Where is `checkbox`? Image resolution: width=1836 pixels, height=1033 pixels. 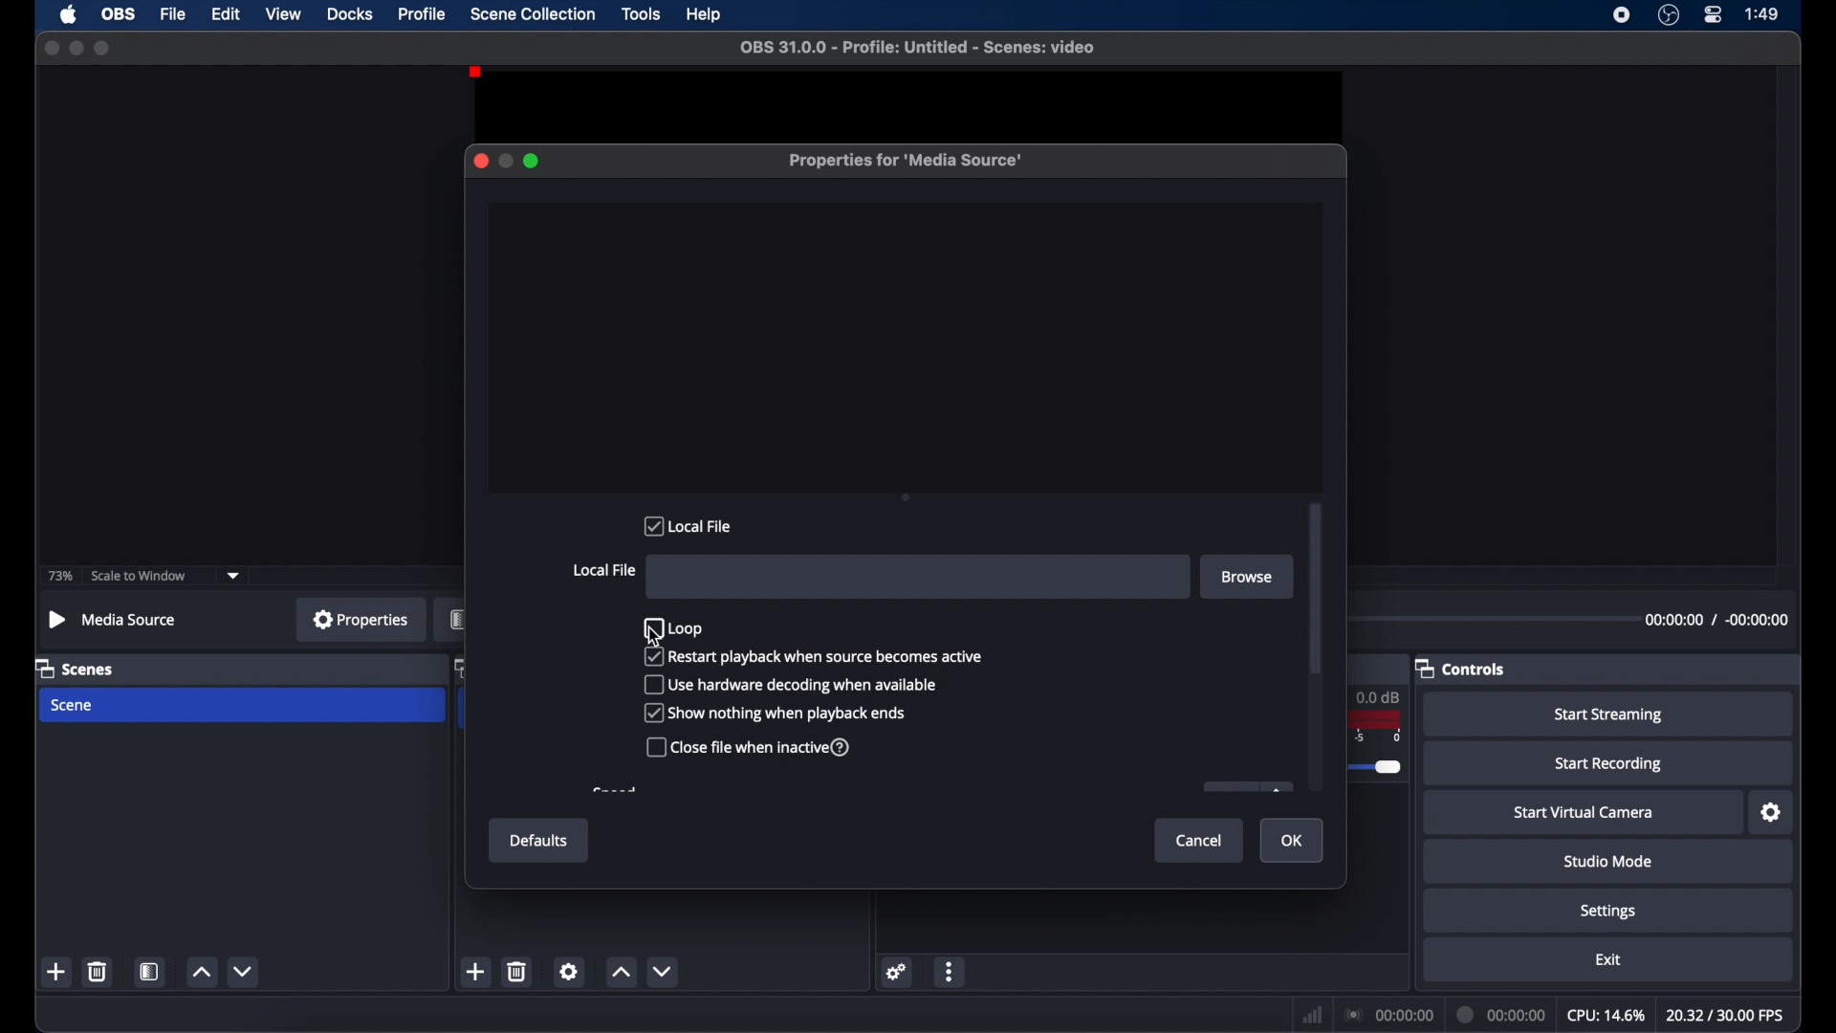
checkbox is located at coordinates (775, 714).